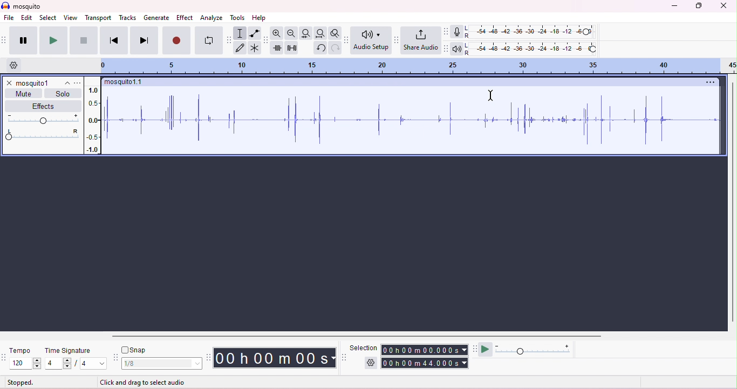 The height and width of the screenshot is (389, 737). Describe the element at coordinates (70, 17) in the screenshot. I see `view` at that location.